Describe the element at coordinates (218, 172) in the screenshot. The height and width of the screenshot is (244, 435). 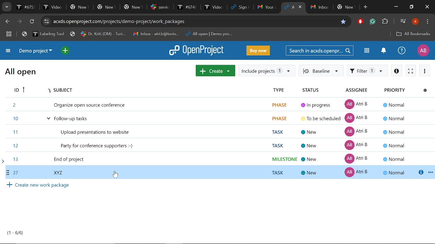
I see `Selected task` at that location.